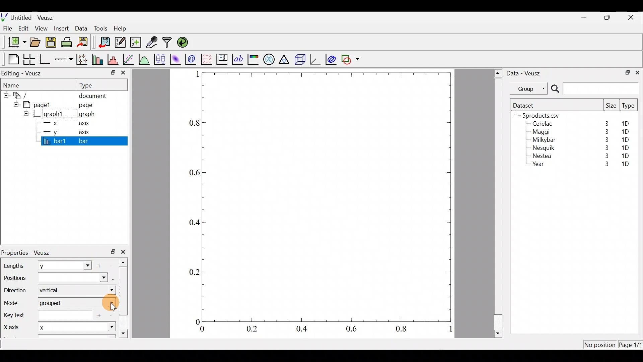 The width and height of the screenshot is (643, 362). What do you see at coordinates (542, 156) in the screenshot?
I see `Nestea` at bounding box center [542, 156].